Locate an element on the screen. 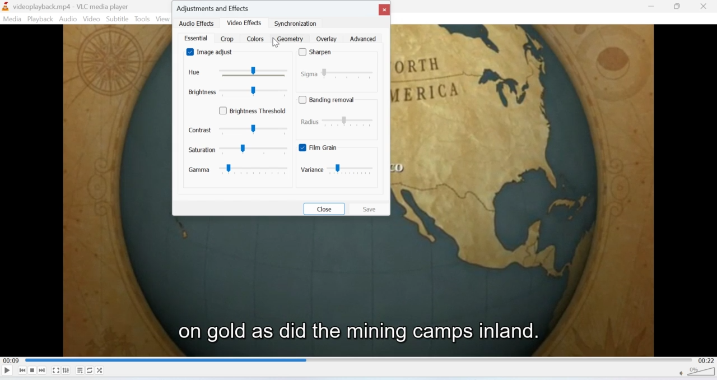 Image resolution: width=717 pixels, height=380 pixels. gamma is located at coordinates (243, 170).